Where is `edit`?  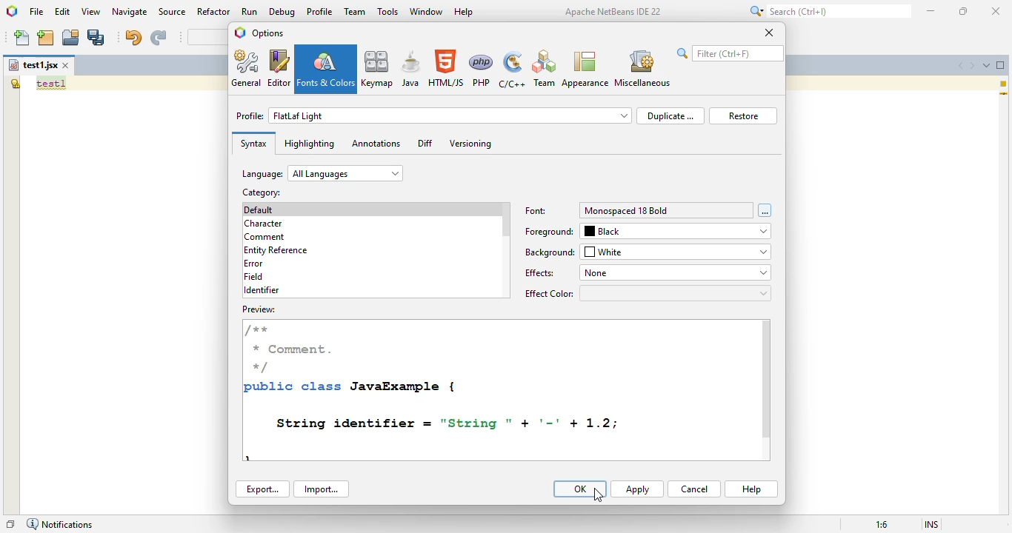
edit is located at coordinates (63, 11).